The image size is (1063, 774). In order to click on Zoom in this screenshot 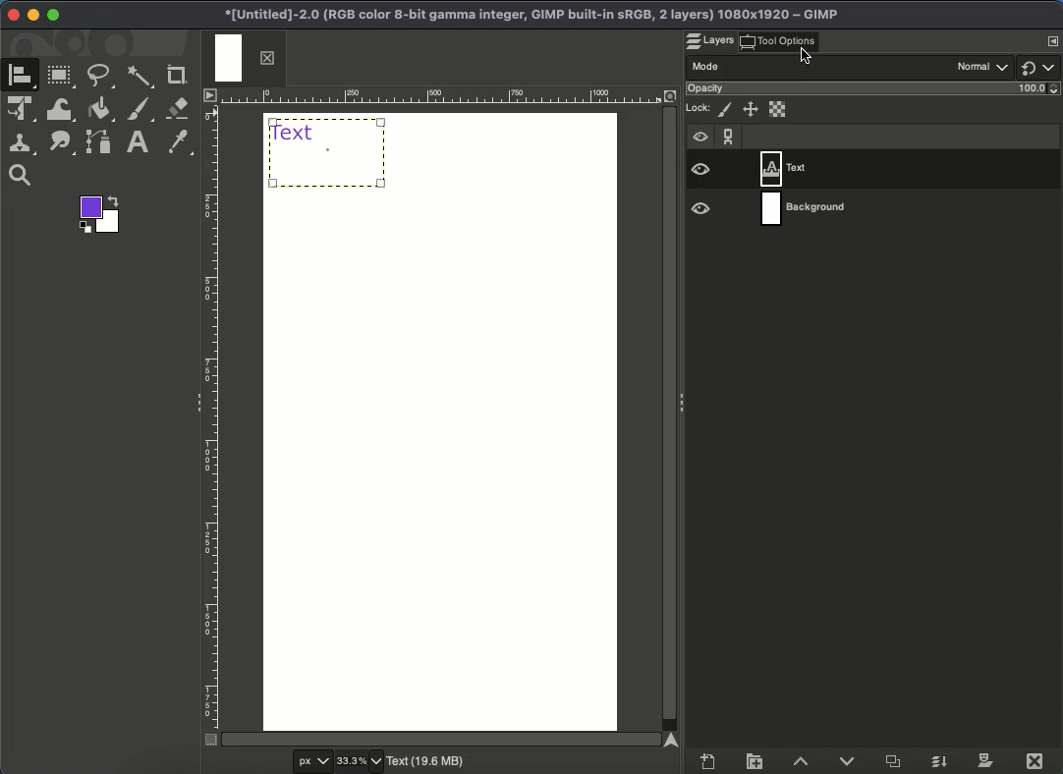, I will do `click(25, 176)`.